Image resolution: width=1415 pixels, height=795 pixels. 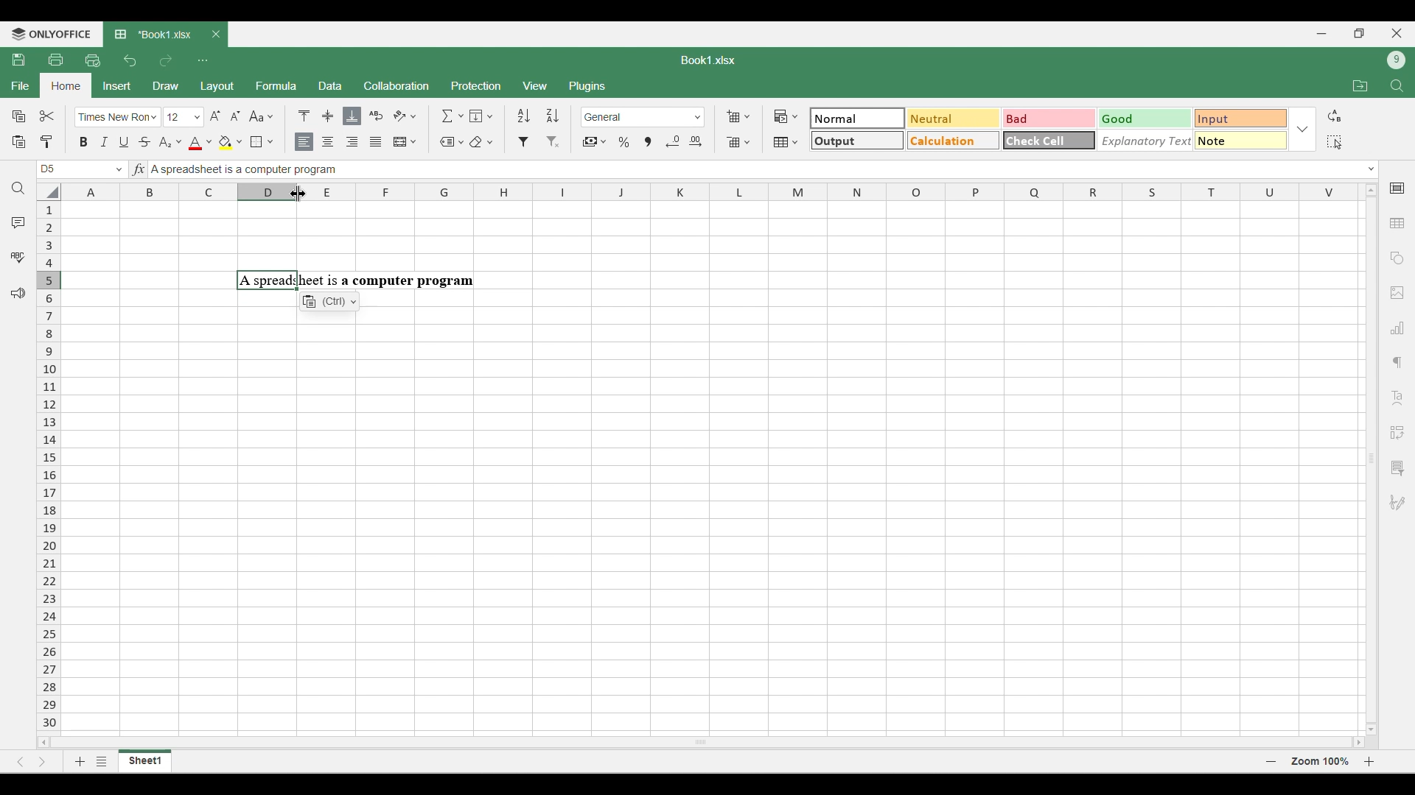 What do you see at coordinates (738, 142) in the screenshot?
I see `Delete cell options` at bounding box center [738, 142].